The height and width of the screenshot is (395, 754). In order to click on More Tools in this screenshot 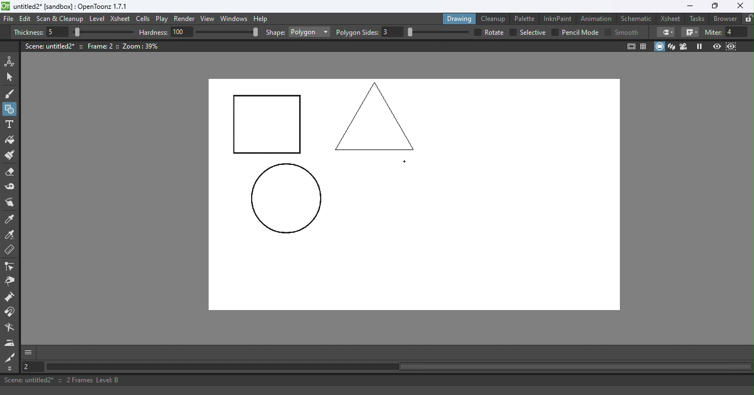, I will do `click(10, 369)`.